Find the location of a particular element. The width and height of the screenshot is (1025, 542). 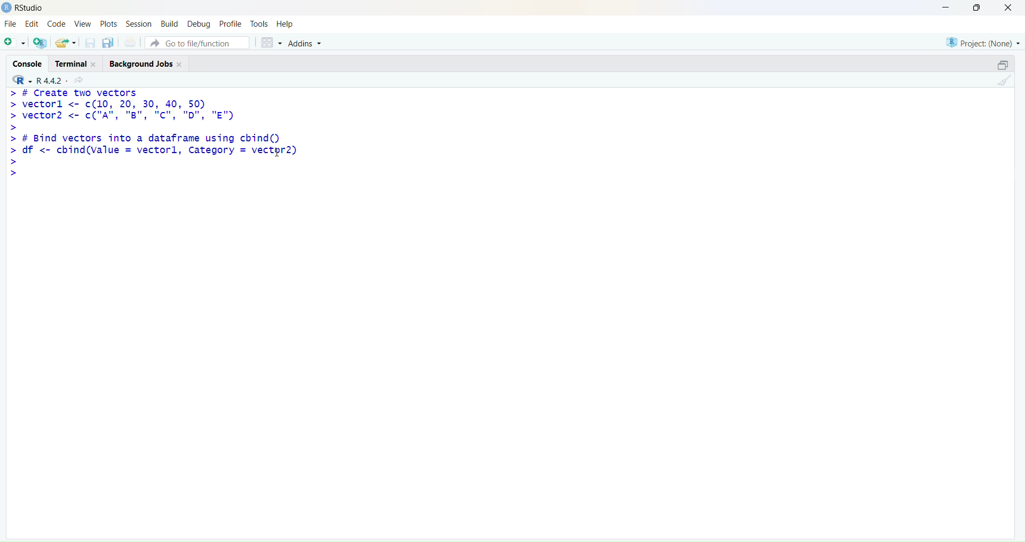

Background Jobs is located at coordinates (145, 63).